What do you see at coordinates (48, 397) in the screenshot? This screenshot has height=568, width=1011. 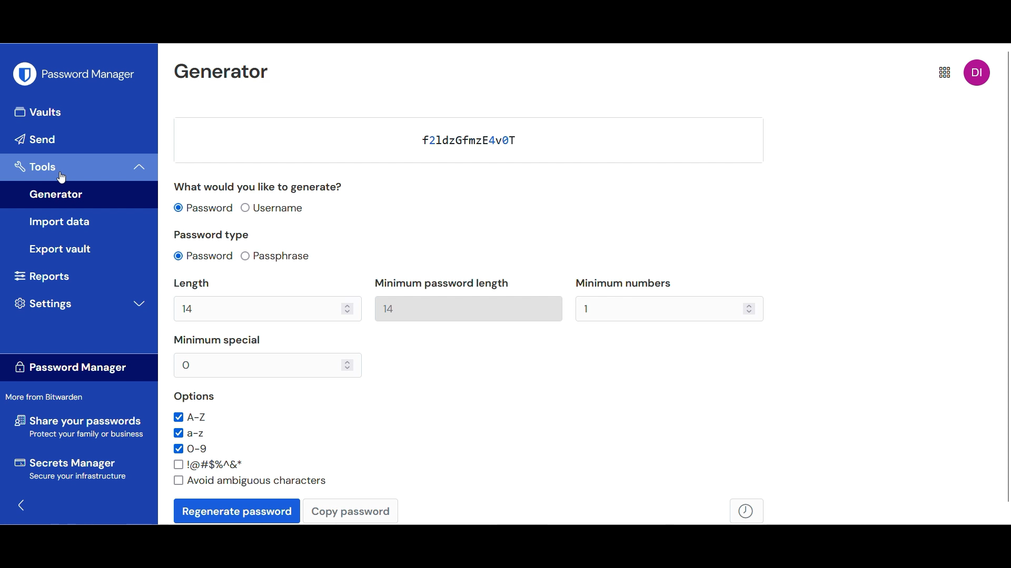 I see `Section title - More from Bitwarden` at bounding box center [48, 397].